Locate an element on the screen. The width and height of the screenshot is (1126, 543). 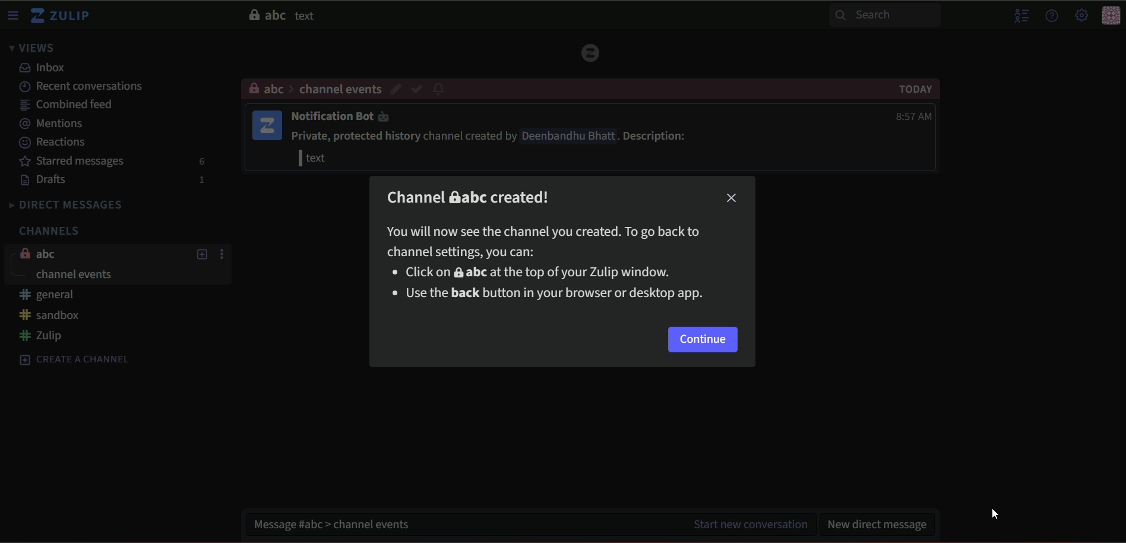
#zulip is located at coordinates (46, 336).